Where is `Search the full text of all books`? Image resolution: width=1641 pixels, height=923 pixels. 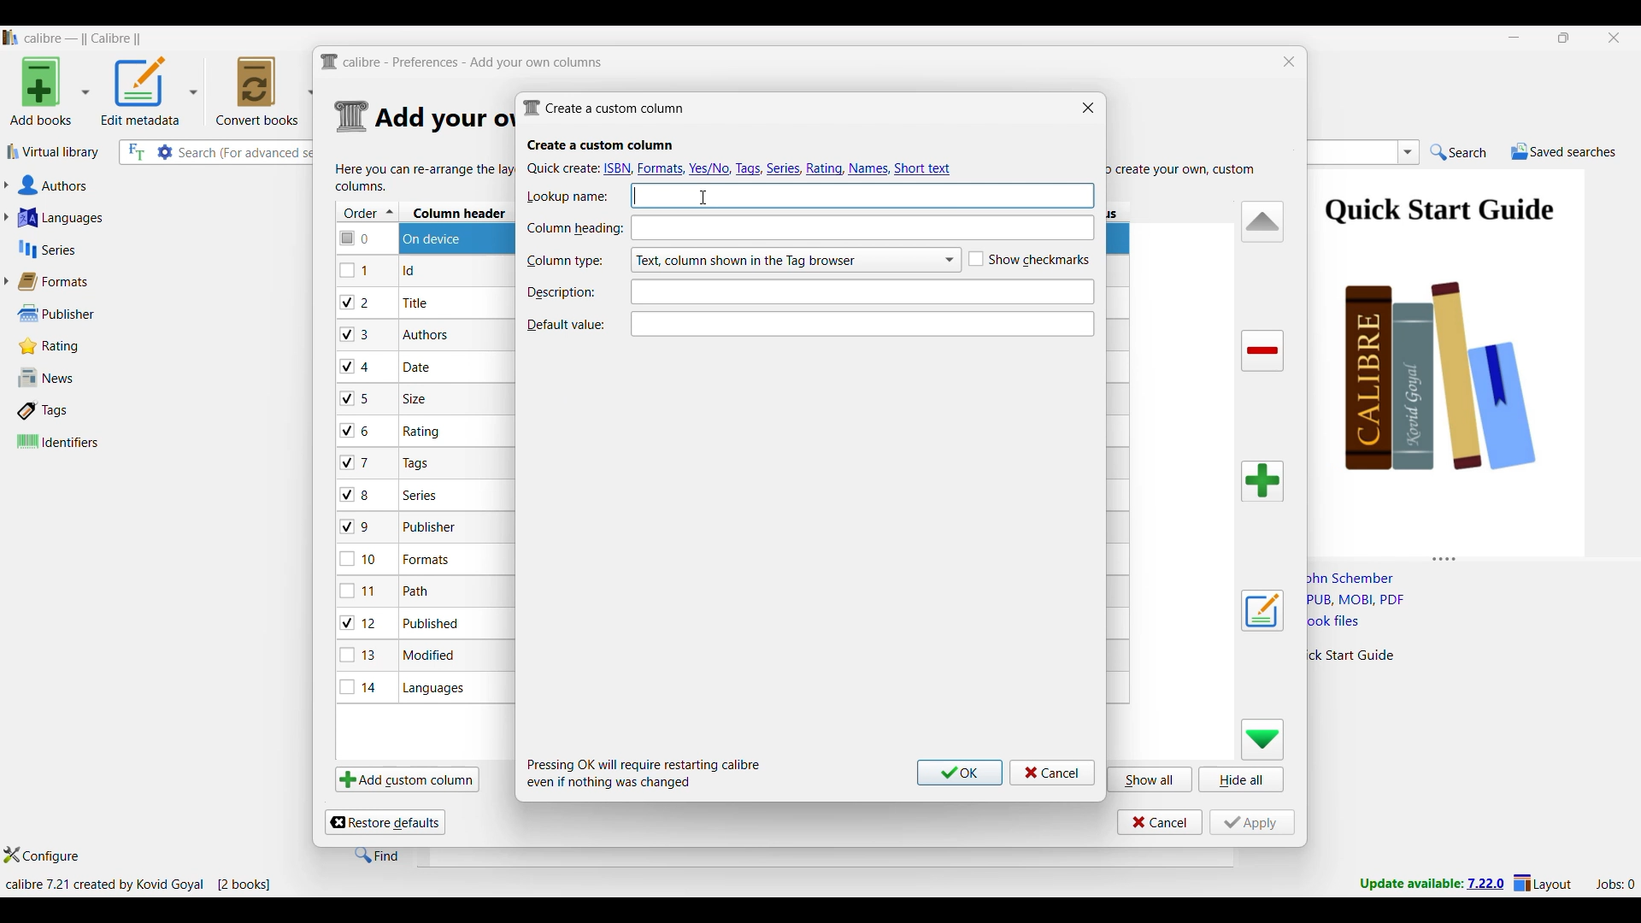
Search the full text of all books is located at coordinates (135, 152).